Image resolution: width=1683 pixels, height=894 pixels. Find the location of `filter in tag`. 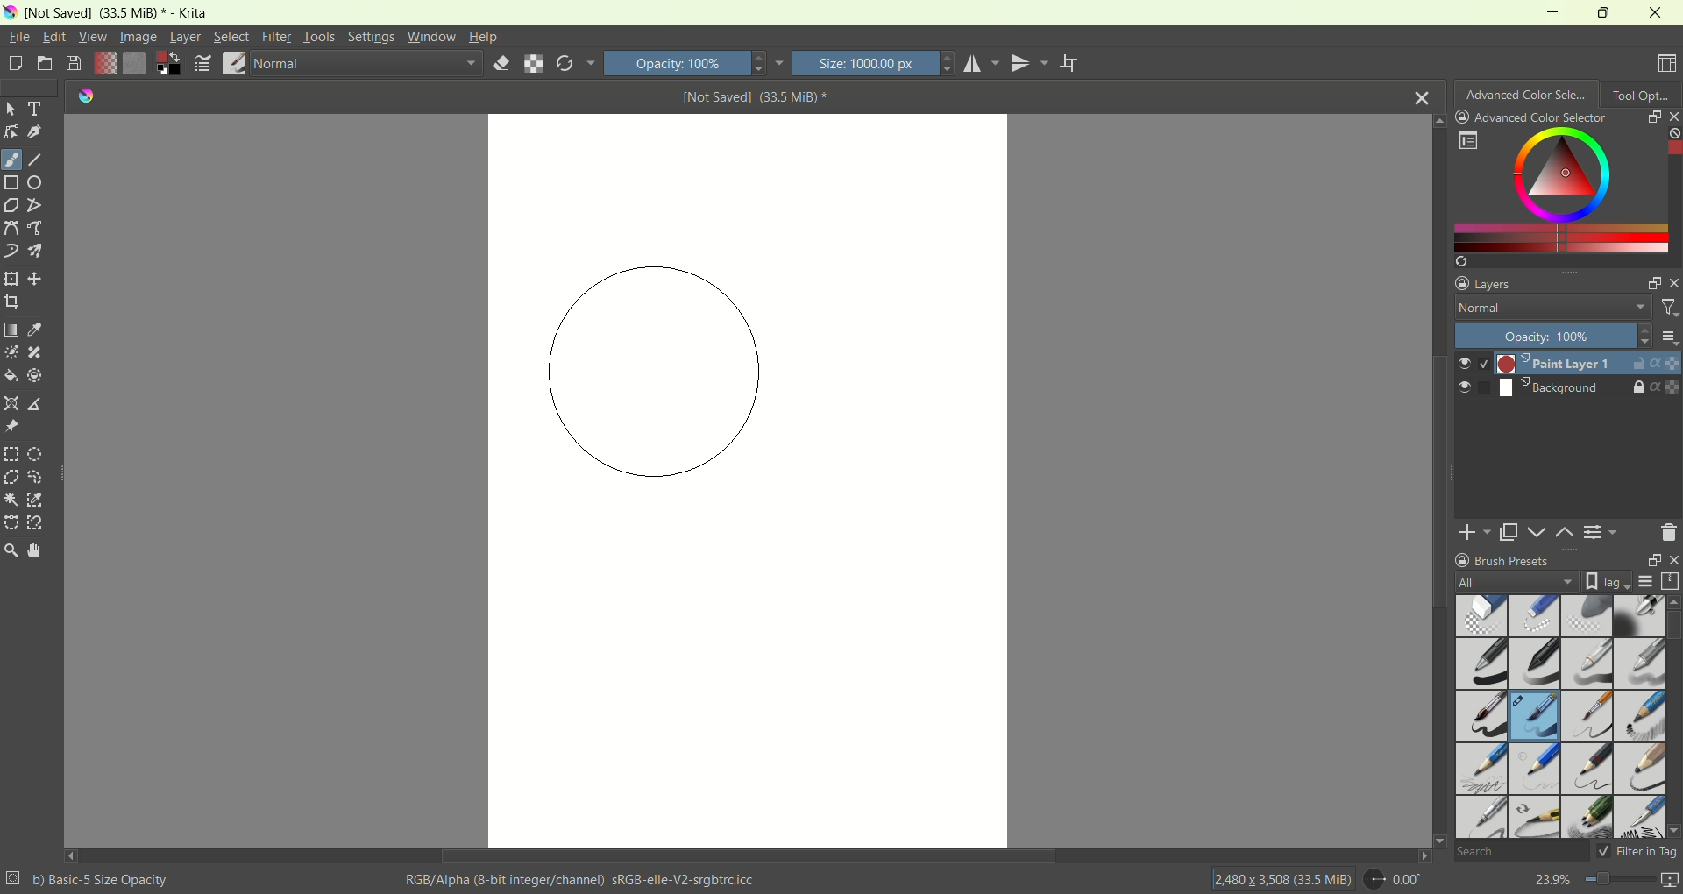

filter in tag is located at coordinates (1637, 851).